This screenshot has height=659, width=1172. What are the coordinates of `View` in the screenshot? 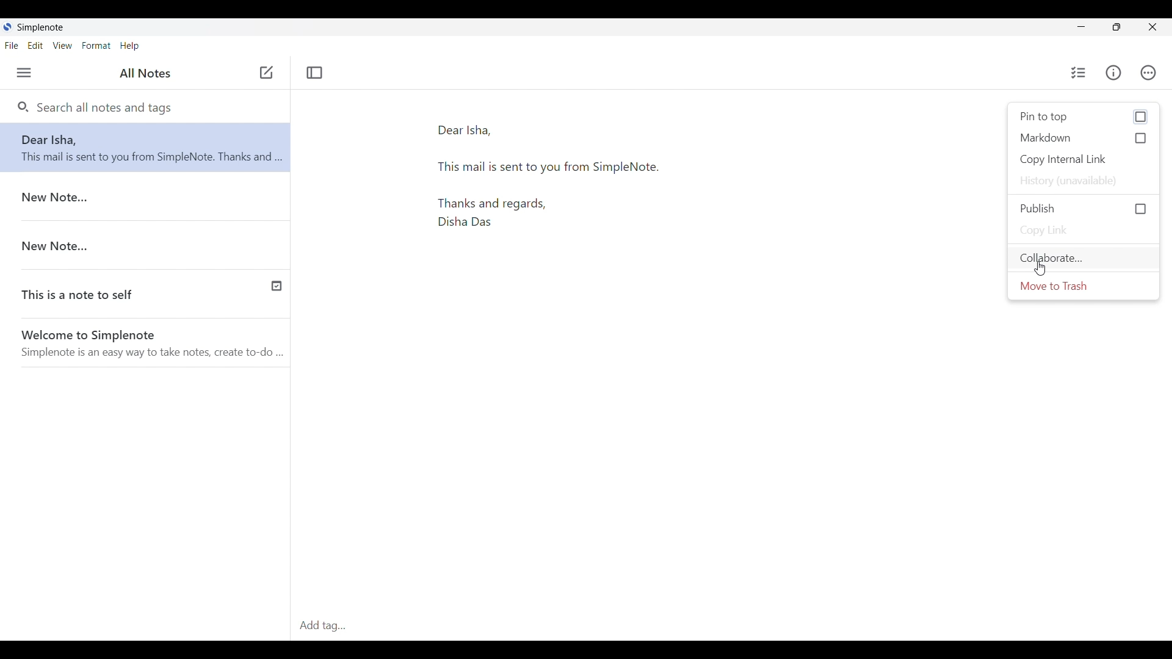 It's located at (63, 45).